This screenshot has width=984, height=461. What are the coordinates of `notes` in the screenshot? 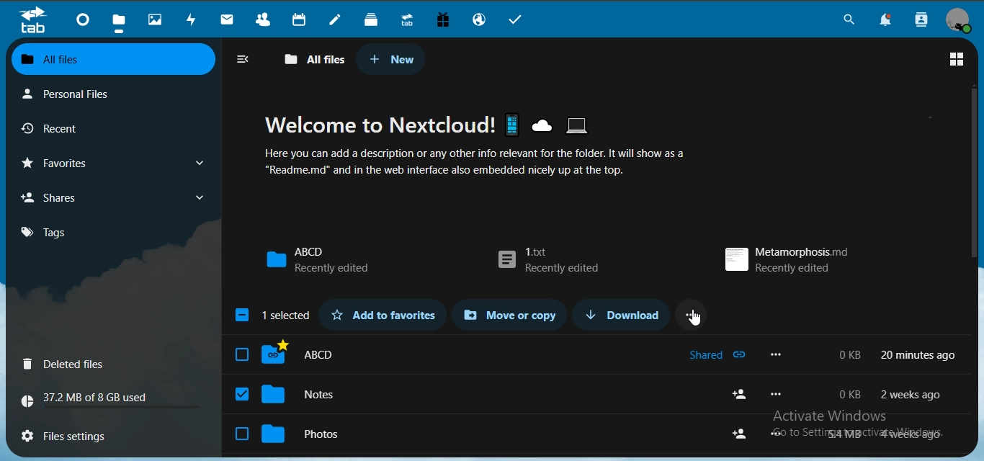 It's located at (295, 395).